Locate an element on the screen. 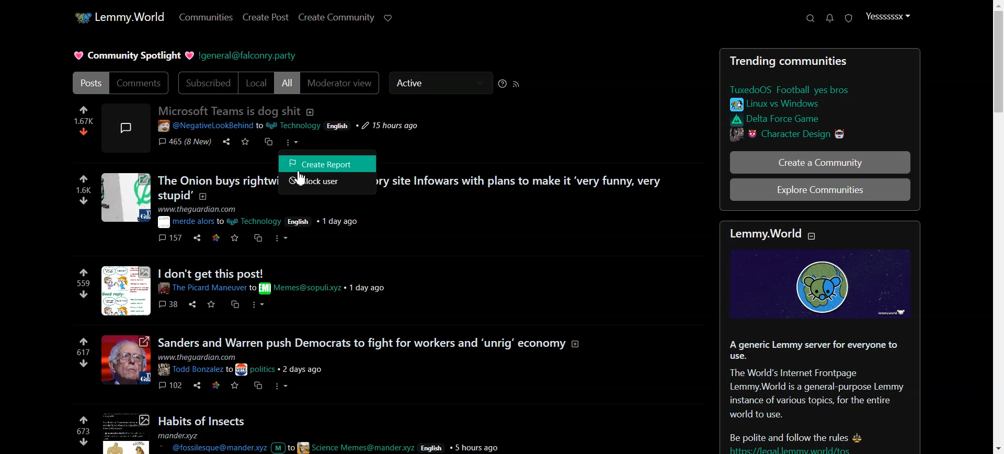 Image resolution: width=1004 pixels, height=454 pixels. dislike is located at coordinates (84, 442).